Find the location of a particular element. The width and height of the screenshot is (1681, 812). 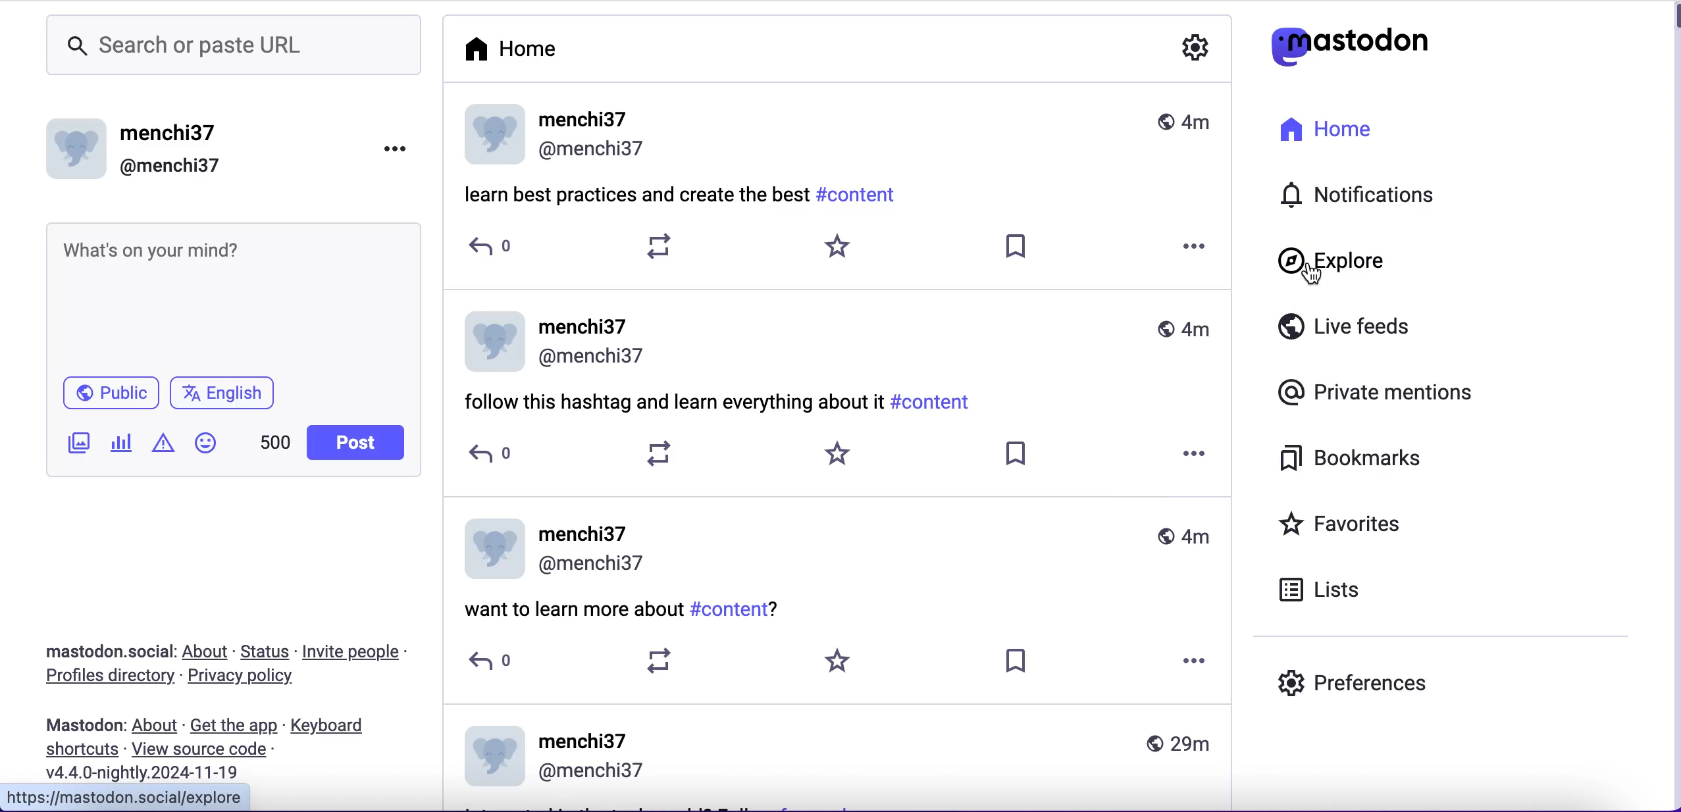

sentence is located at coordinates (567, 611).